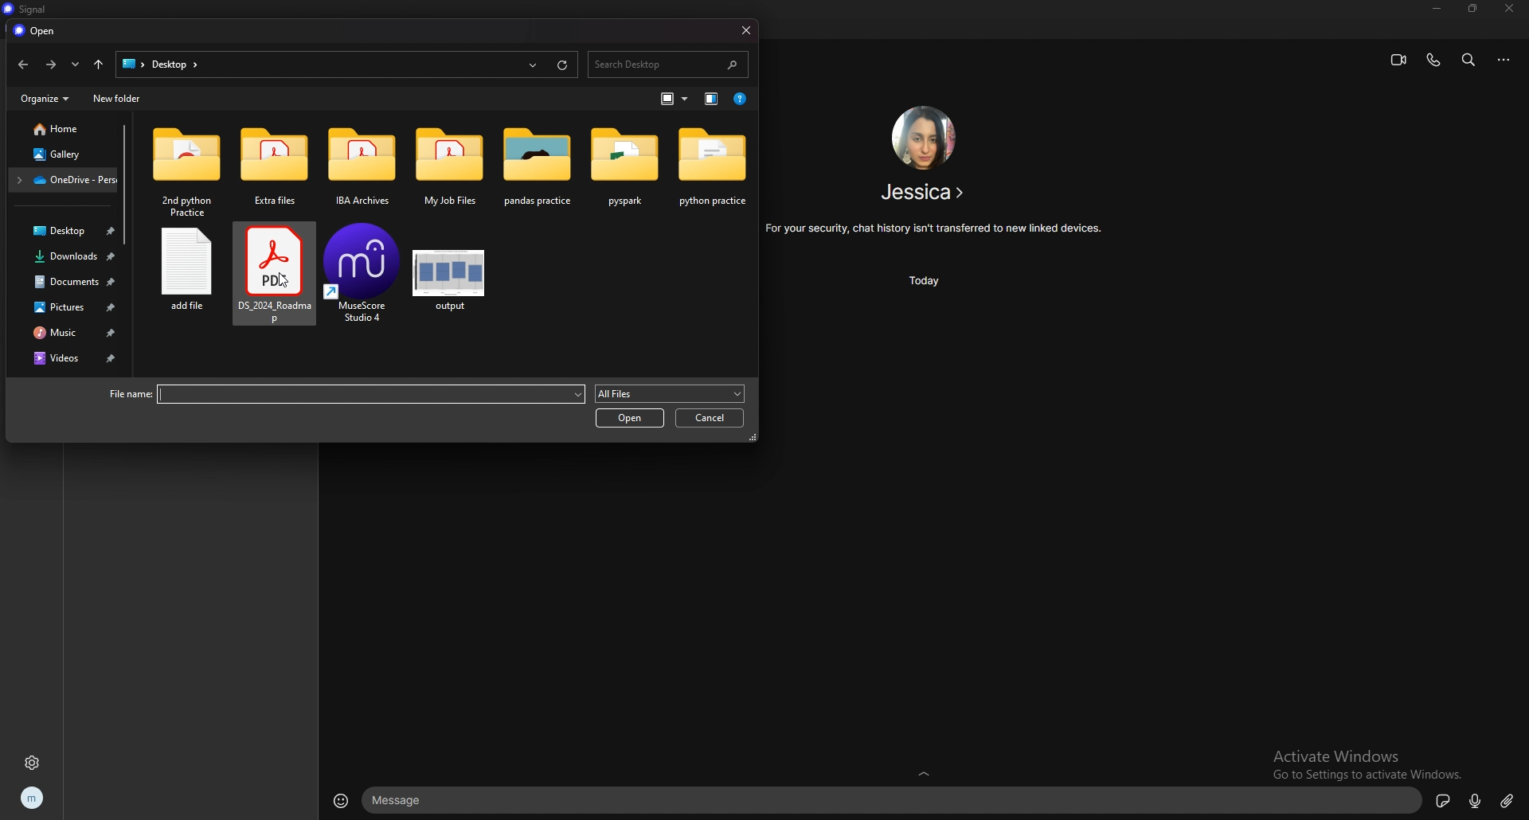  What do you see at coordinates (184, 281) in the screenshot?
I see `file` at bounding box center [184, 281].